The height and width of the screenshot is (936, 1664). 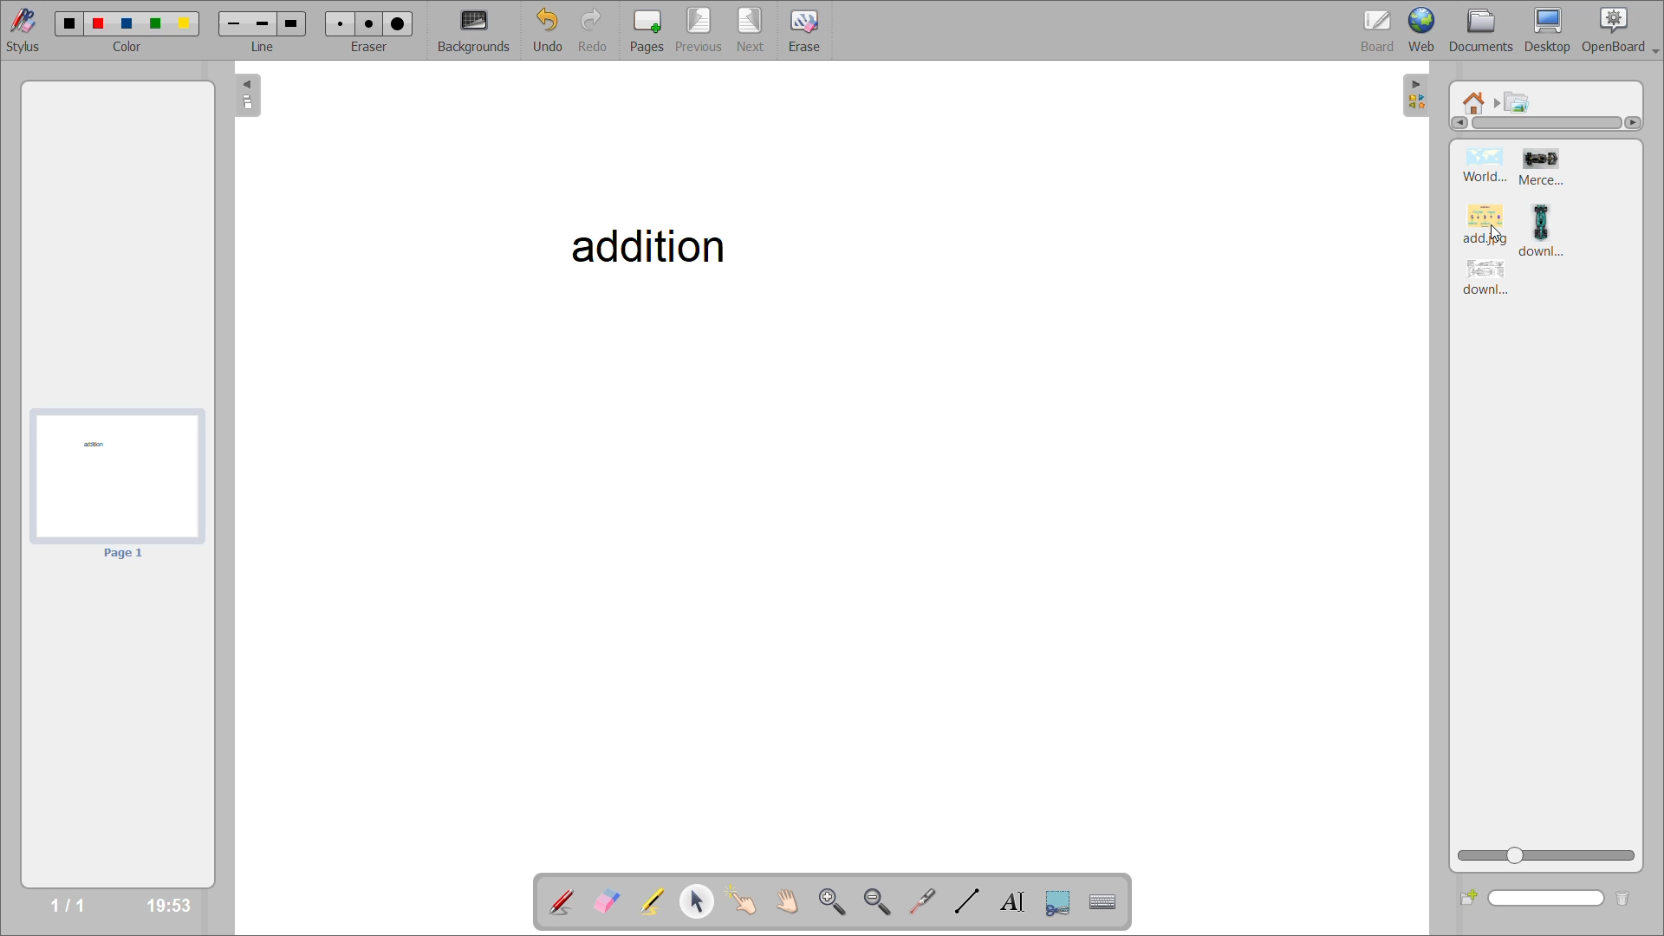 I want to click on color 5, so click(x=185, y=25).